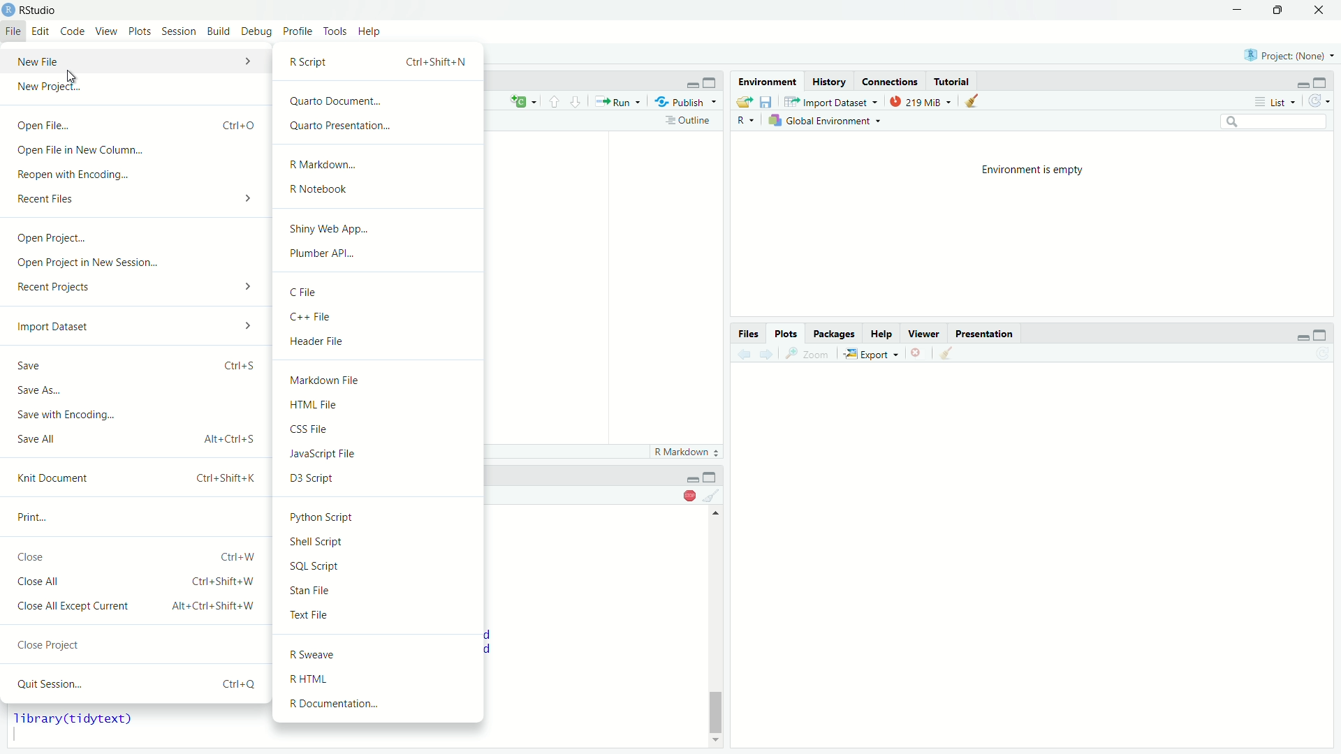  What do you see at coordinates (133, 388) in the screenshot?
I see `Save As...` at bounding box center [133, 388].